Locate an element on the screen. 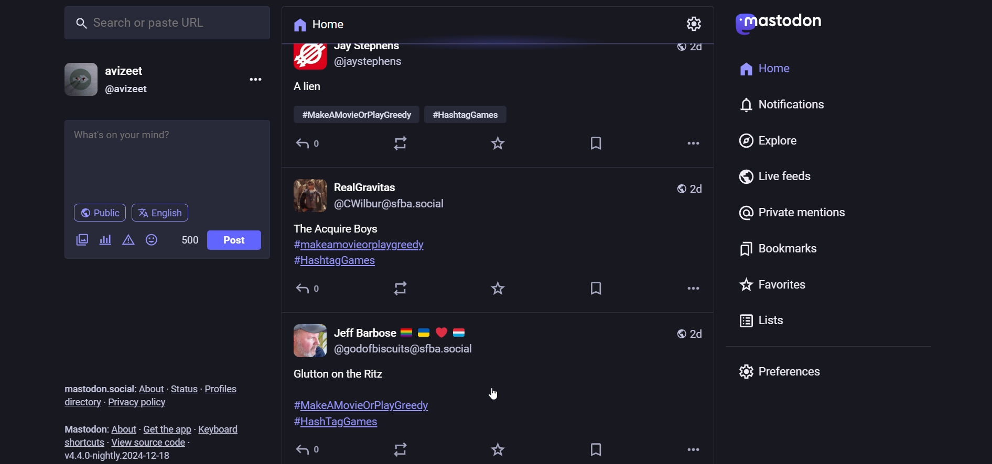  post is located at coordinates (338, 229).